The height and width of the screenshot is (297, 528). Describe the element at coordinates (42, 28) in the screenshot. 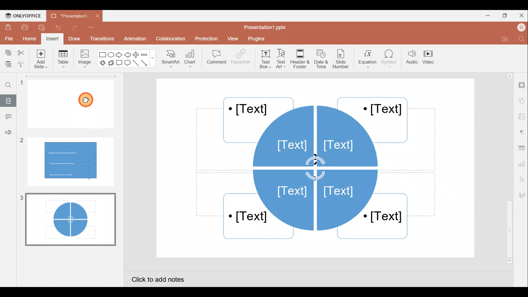

I see `Quick print` at that location.